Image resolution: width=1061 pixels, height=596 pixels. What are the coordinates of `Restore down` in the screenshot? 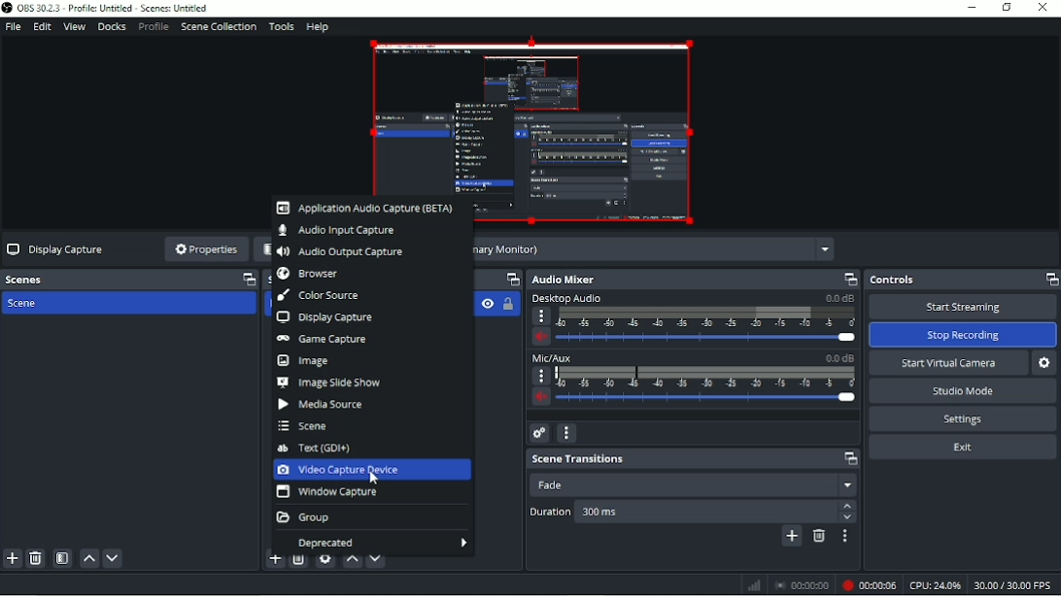 It's located at (1004, 8).